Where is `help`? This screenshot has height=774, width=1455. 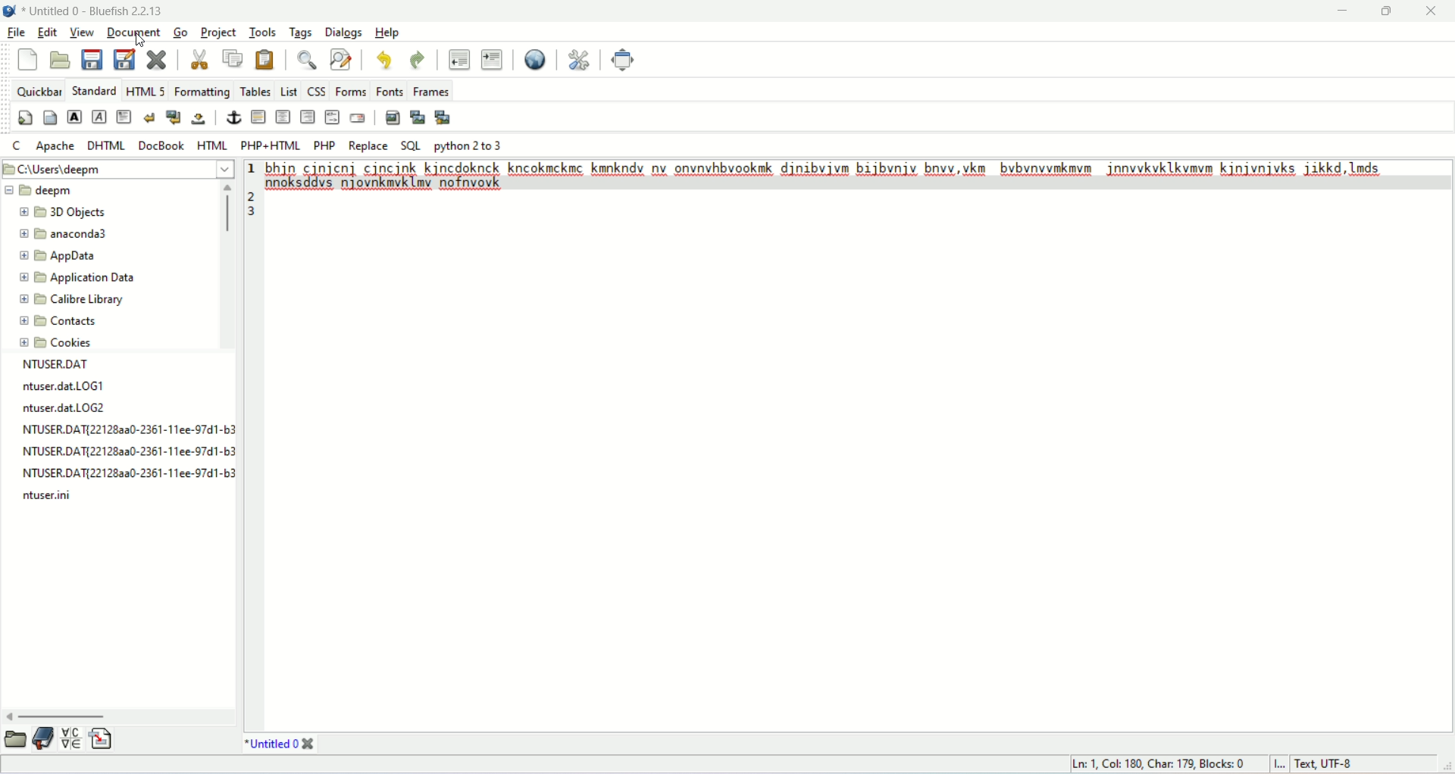
help is located at coordinates (387, 31).